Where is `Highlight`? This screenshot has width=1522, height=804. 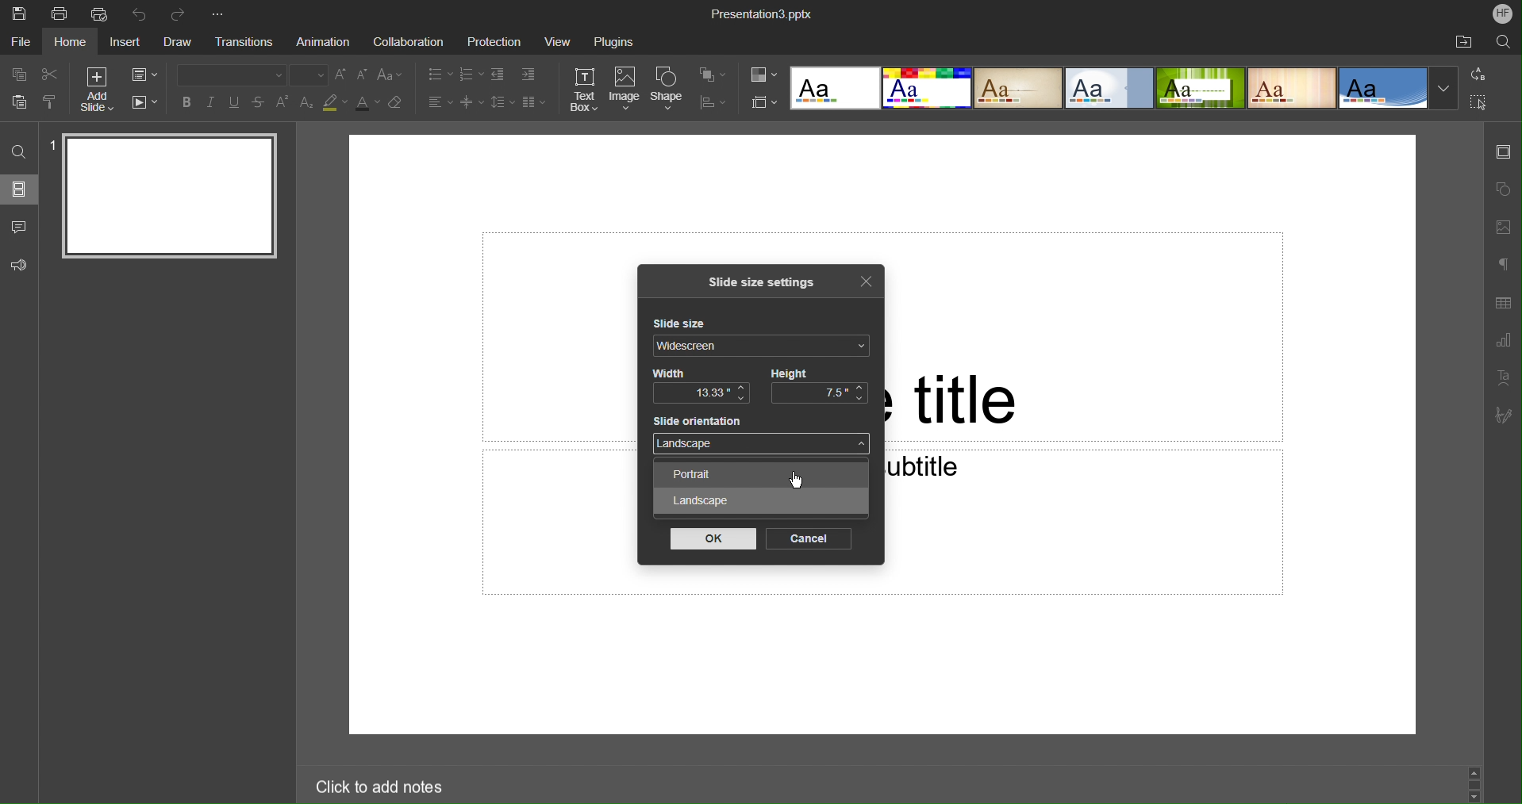 Highlight is located at coordinates (336, 104).